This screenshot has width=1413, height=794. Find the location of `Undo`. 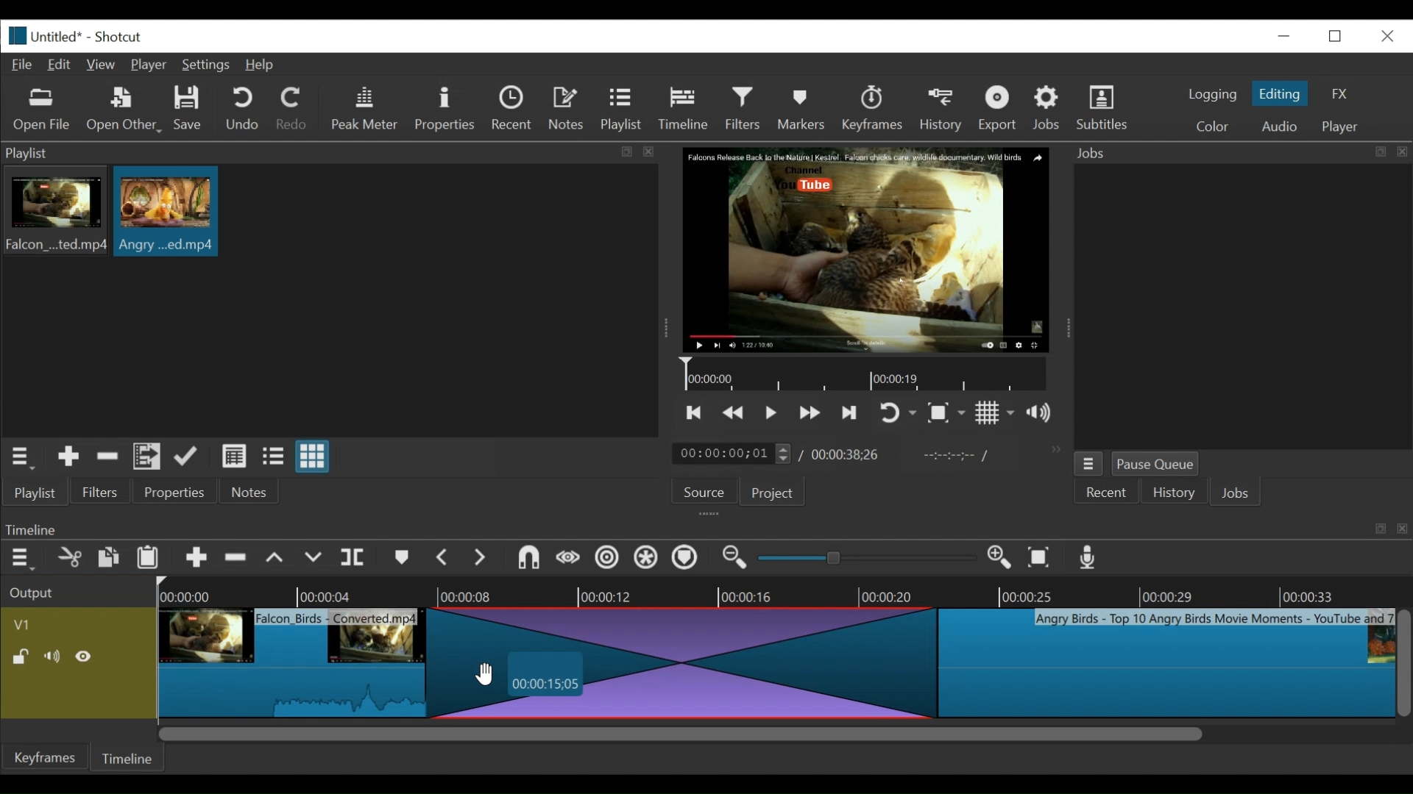

Undo is located at coordinates (244, 110).